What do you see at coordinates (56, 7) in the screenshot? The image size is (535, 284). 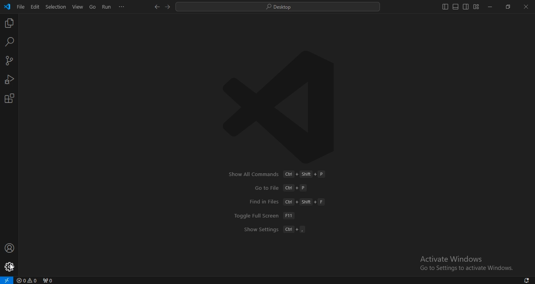 I see `selection` at bounding box center [56, 7].